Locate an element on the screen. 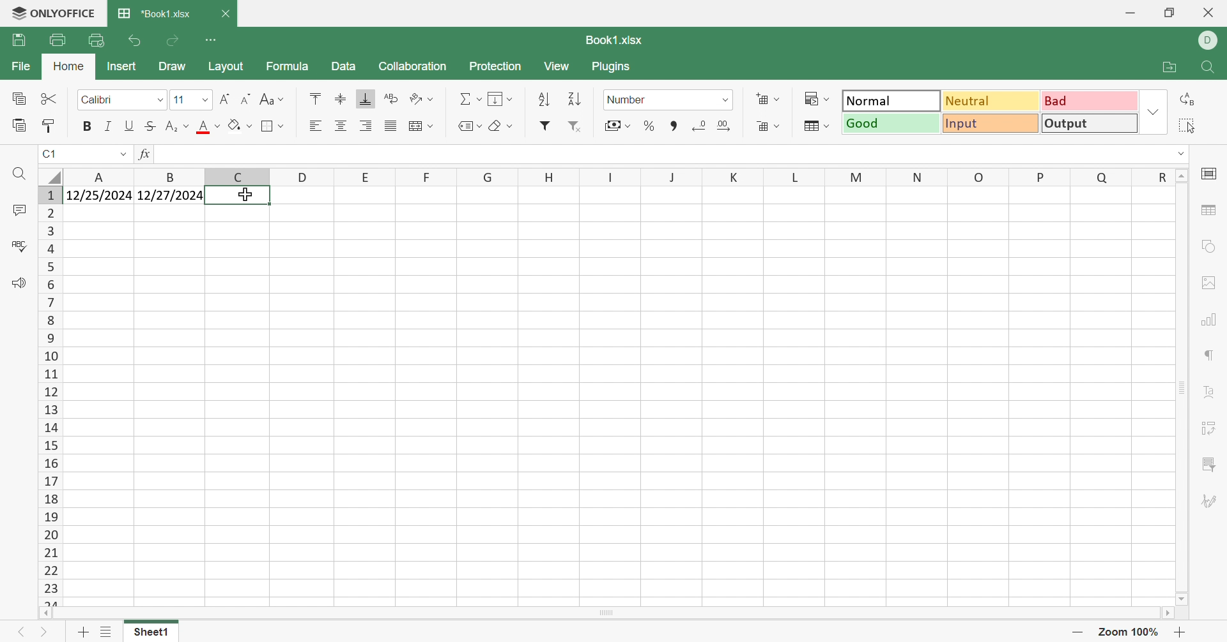 The height and width of the screenshot is (642, 1227). Scroll Bar is located at coordinates (606, 613).